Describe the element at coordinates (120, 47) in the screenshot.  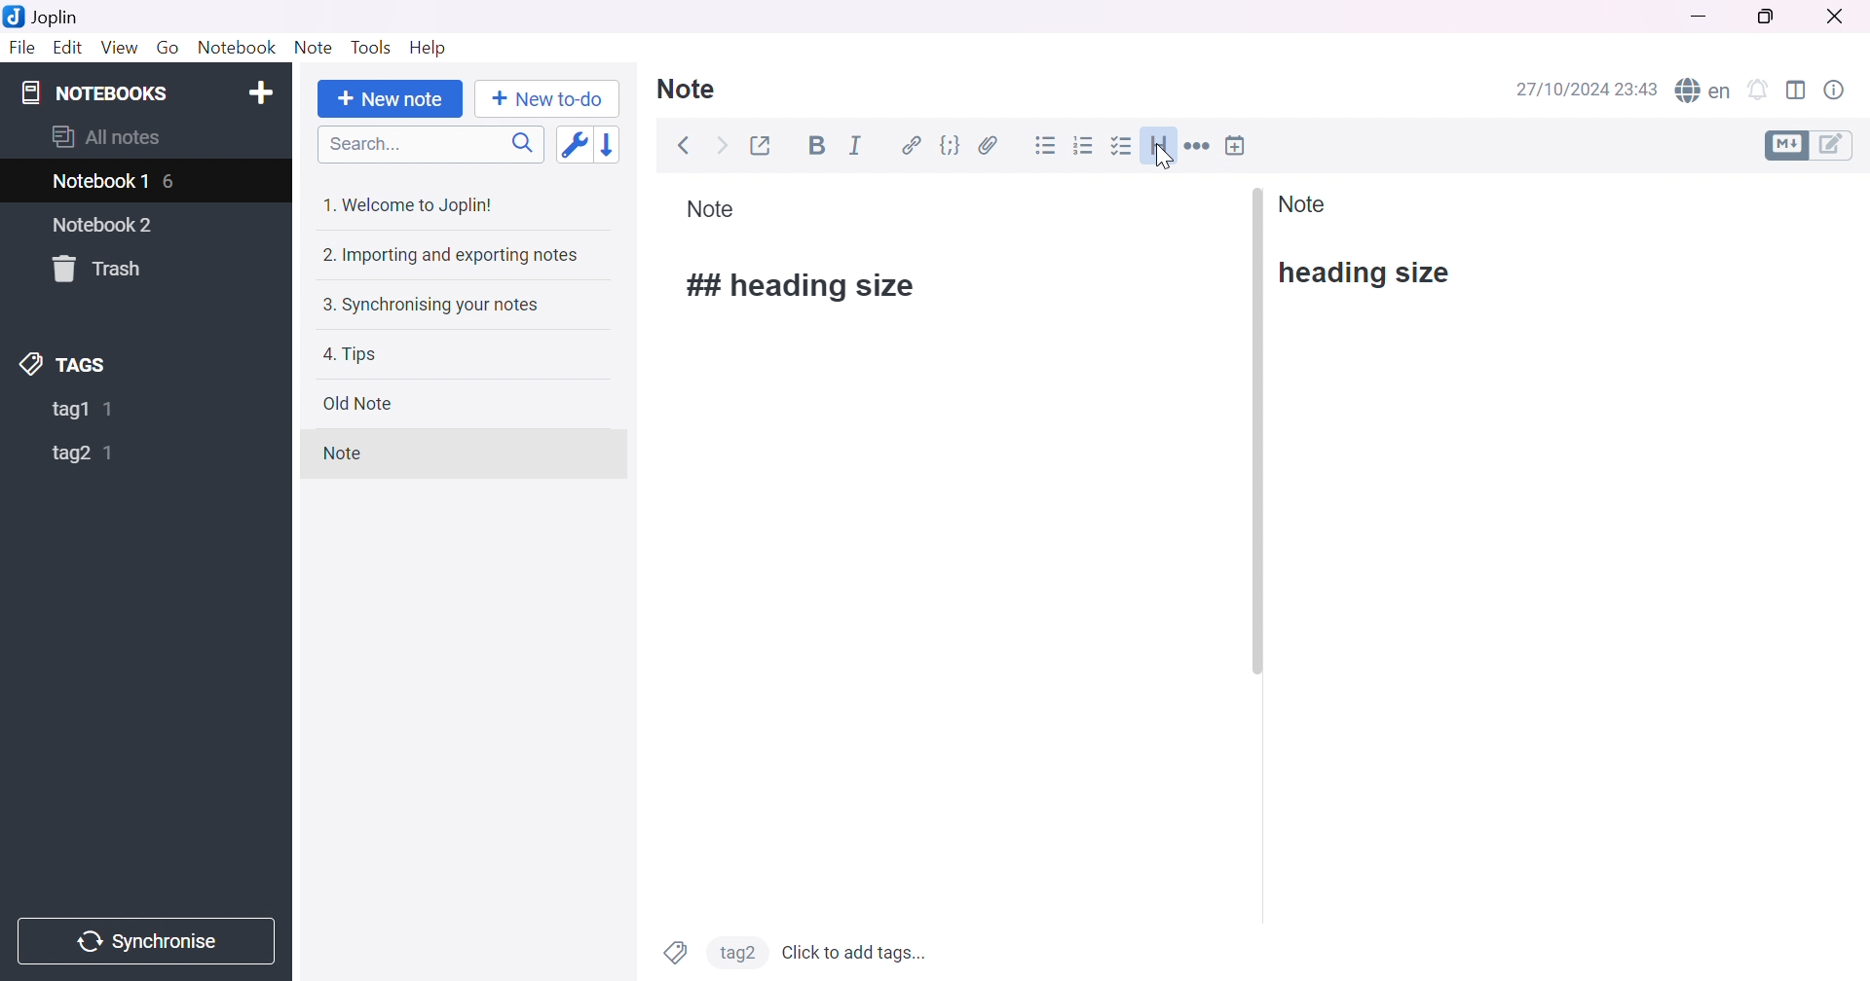
I see `View` at that location.